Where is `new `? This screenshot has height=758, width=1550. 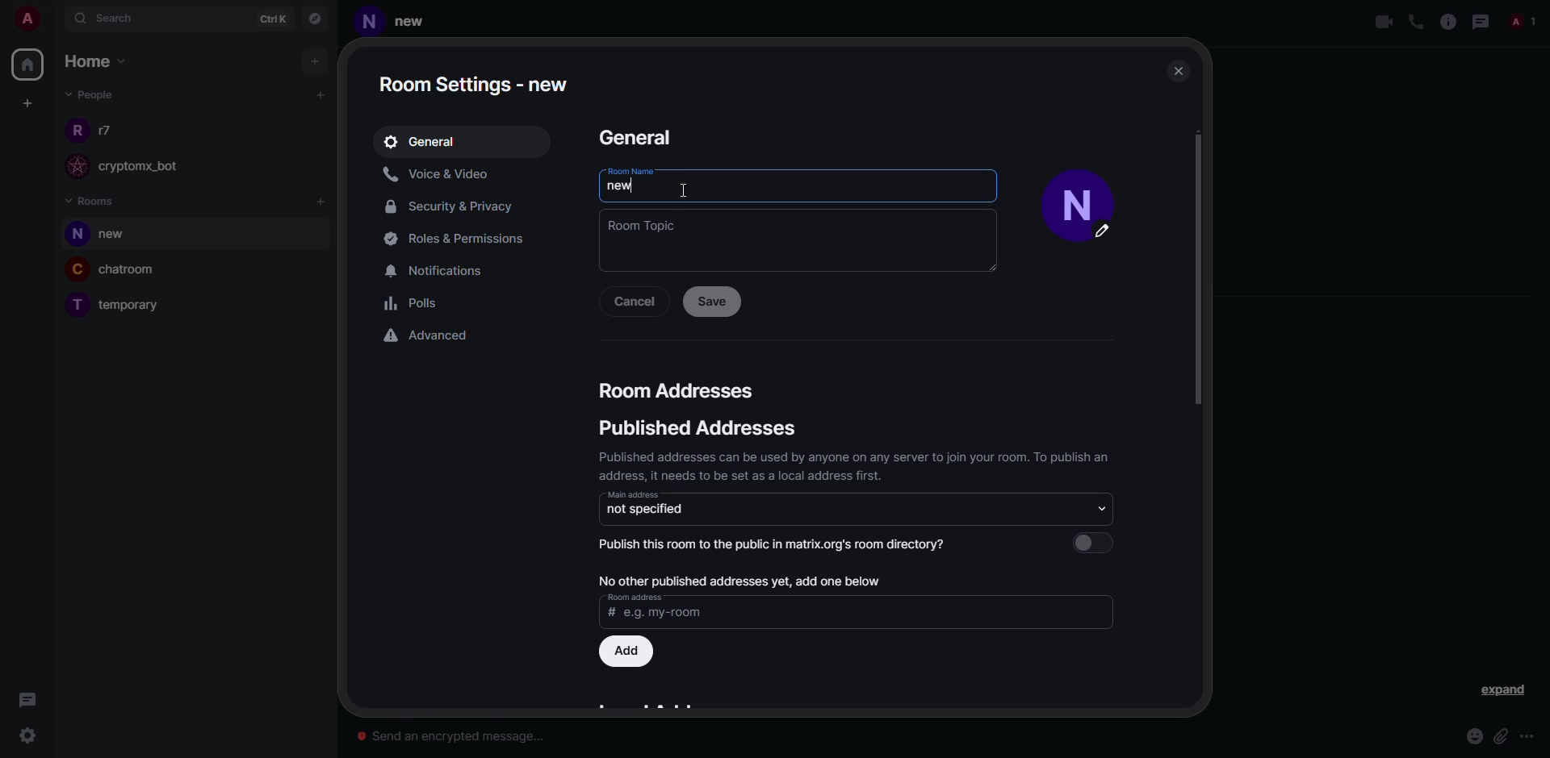
new  is located at coordinates (418, 20).